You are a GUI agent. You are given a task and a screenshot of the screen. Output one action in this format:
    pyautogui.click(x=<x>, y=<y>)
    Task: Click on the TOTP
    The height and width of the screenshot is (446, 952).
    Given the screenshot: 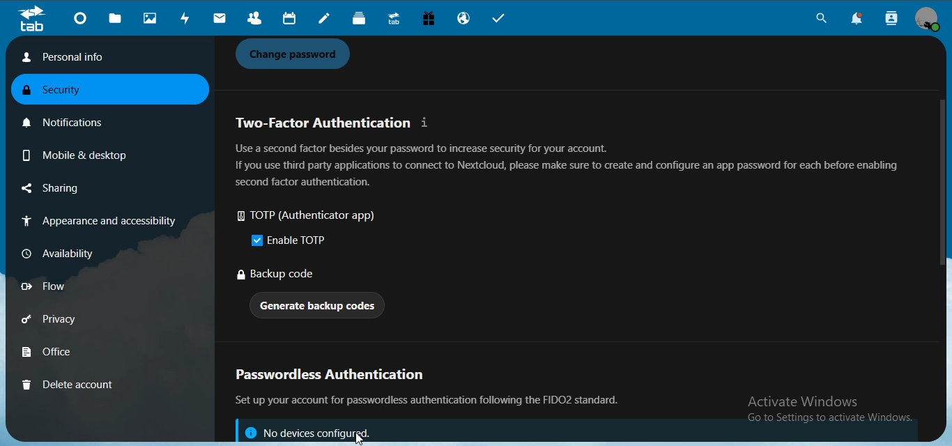 What is the action you would take?
    pyautogui.click(x=314, y=217)
    